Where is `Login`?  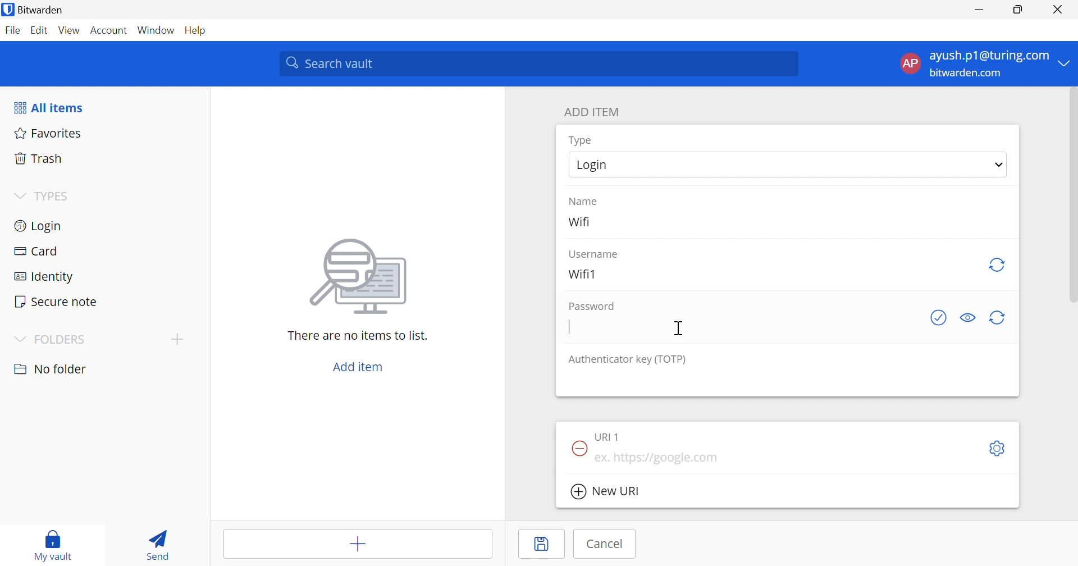
Login is located at coordinates (597, 165).